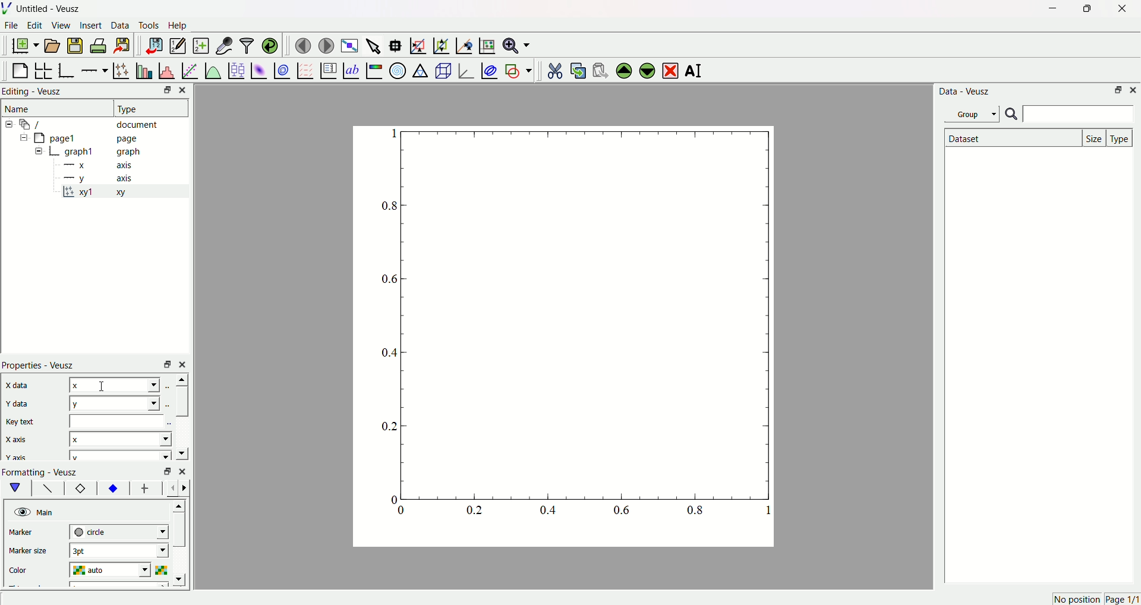  What do you see at coordinates (270, 44) in the screenshot?
I see `reload linked datasets` at bounding box center [270, 44].